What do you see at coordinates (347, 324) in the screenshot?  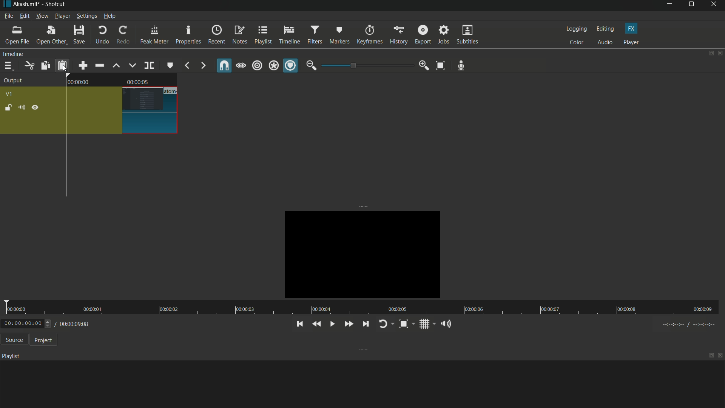 I see `quickly play forward` at bounding box center [347, 324].